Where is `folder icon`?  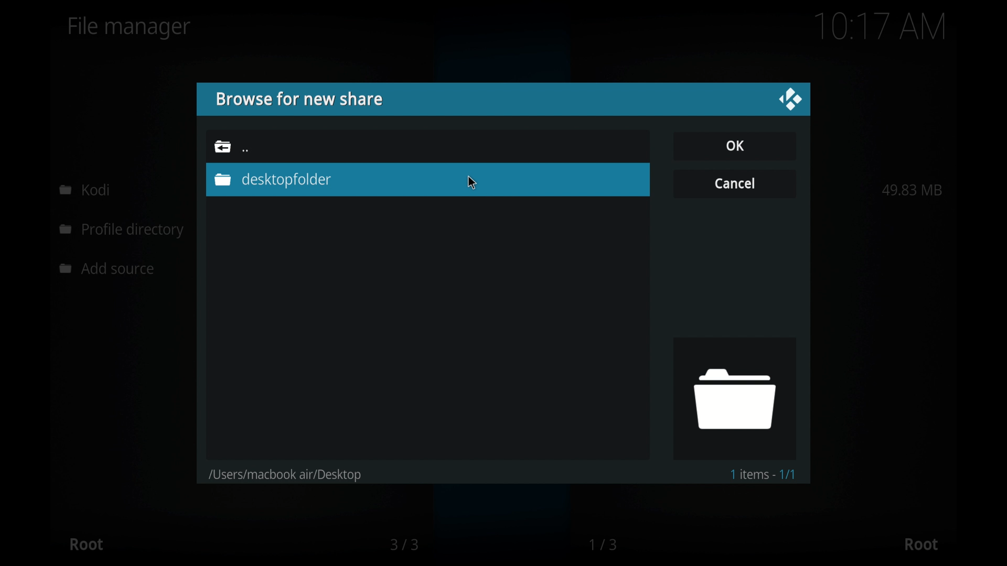 folder icon is located at coordinates (734, 398).